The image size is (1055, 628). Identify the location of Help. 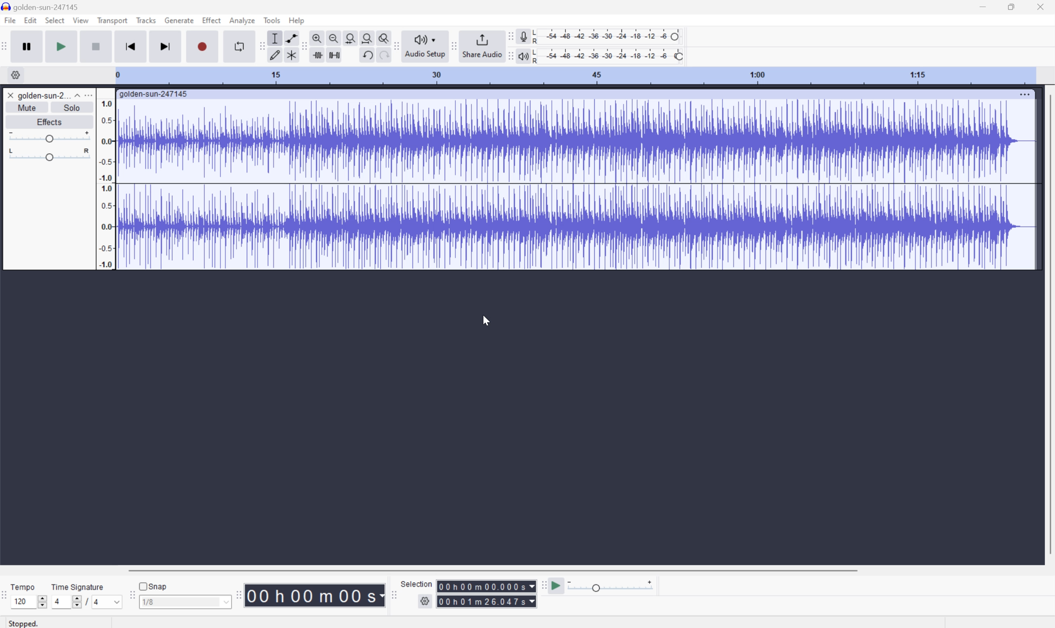
(298, 21).